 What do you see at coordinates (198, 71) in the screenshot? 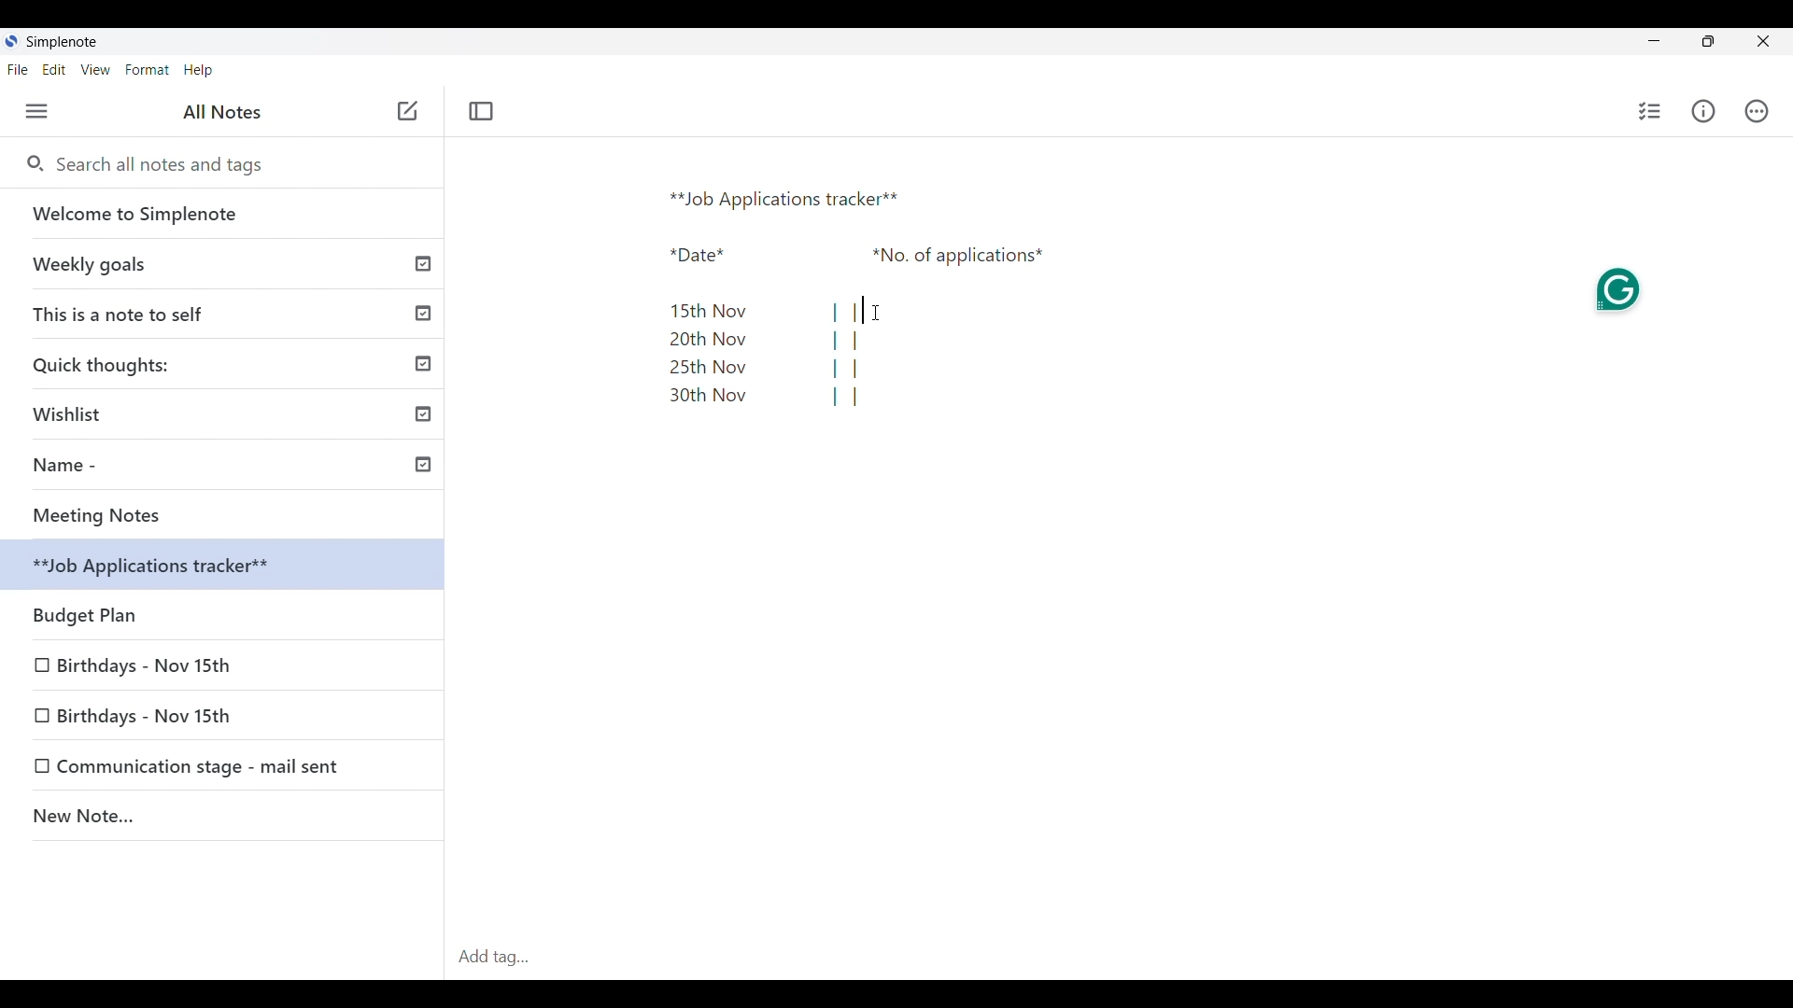
I see `Help ` at bounding box center [198, 71].